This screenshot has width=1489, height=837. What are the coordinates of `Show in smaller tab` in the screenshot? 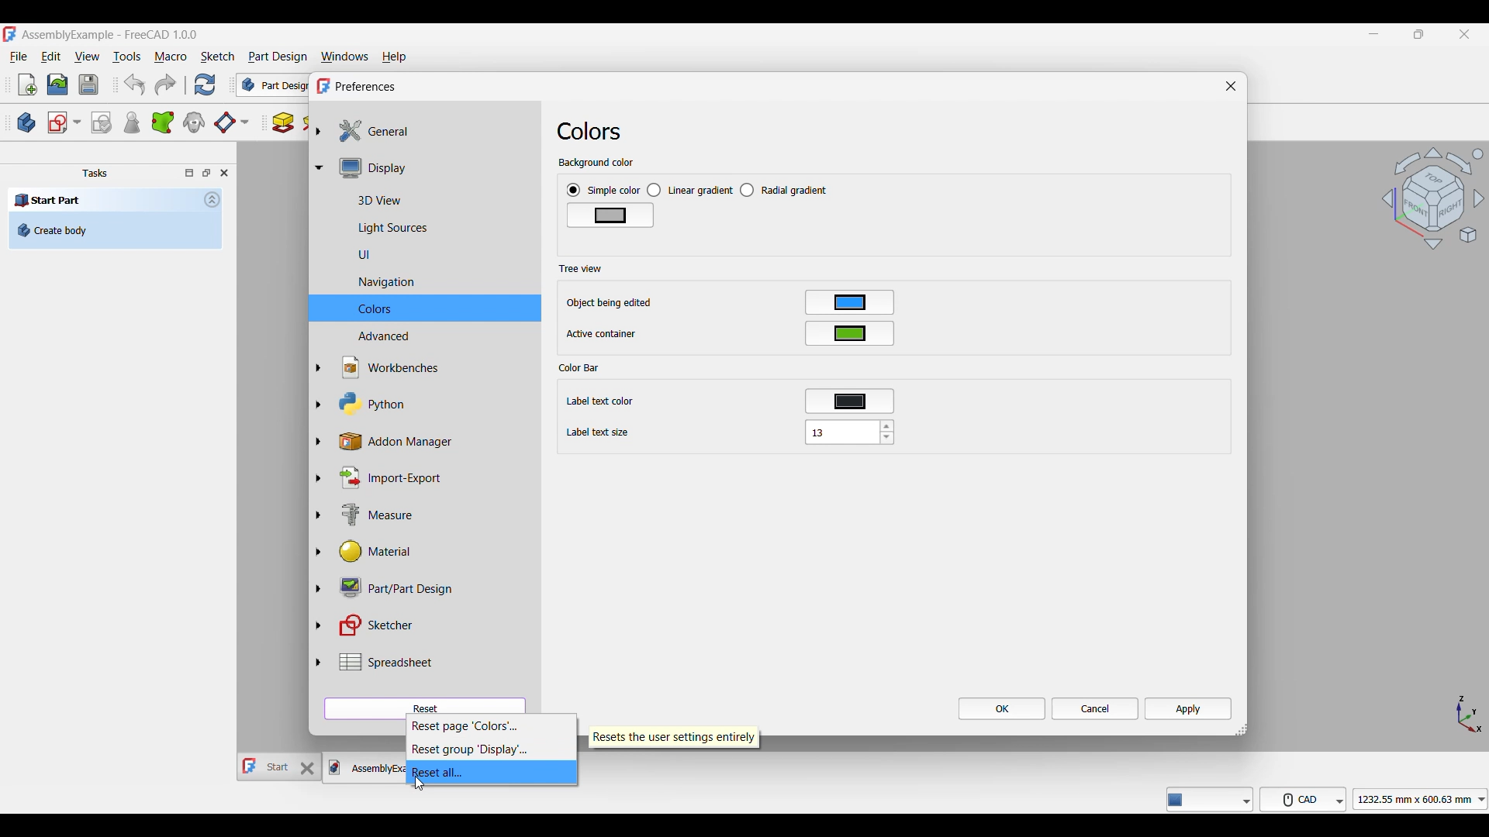 It's located at (1418, 34).